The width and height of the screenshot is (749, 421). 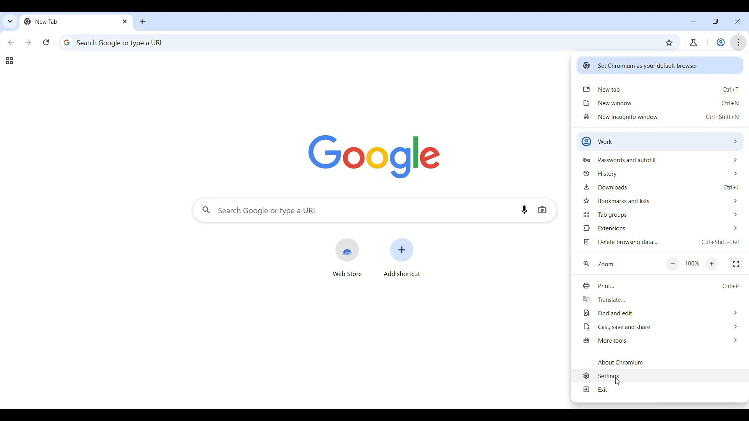 I want to click on Work options, so click(x=659, y=141).